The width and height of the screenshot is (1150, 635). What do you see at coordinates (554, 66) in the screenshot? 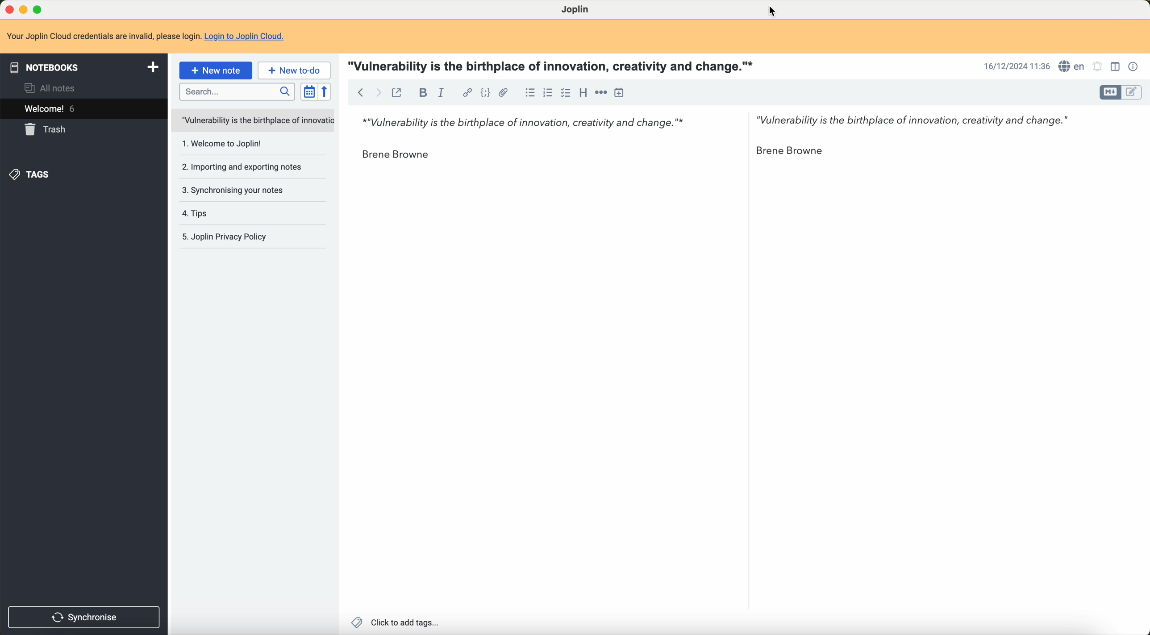
I see `title` at bounding box center [554, 66].